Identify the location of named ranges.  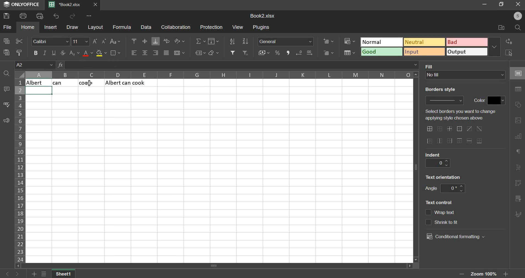
(200, 53).